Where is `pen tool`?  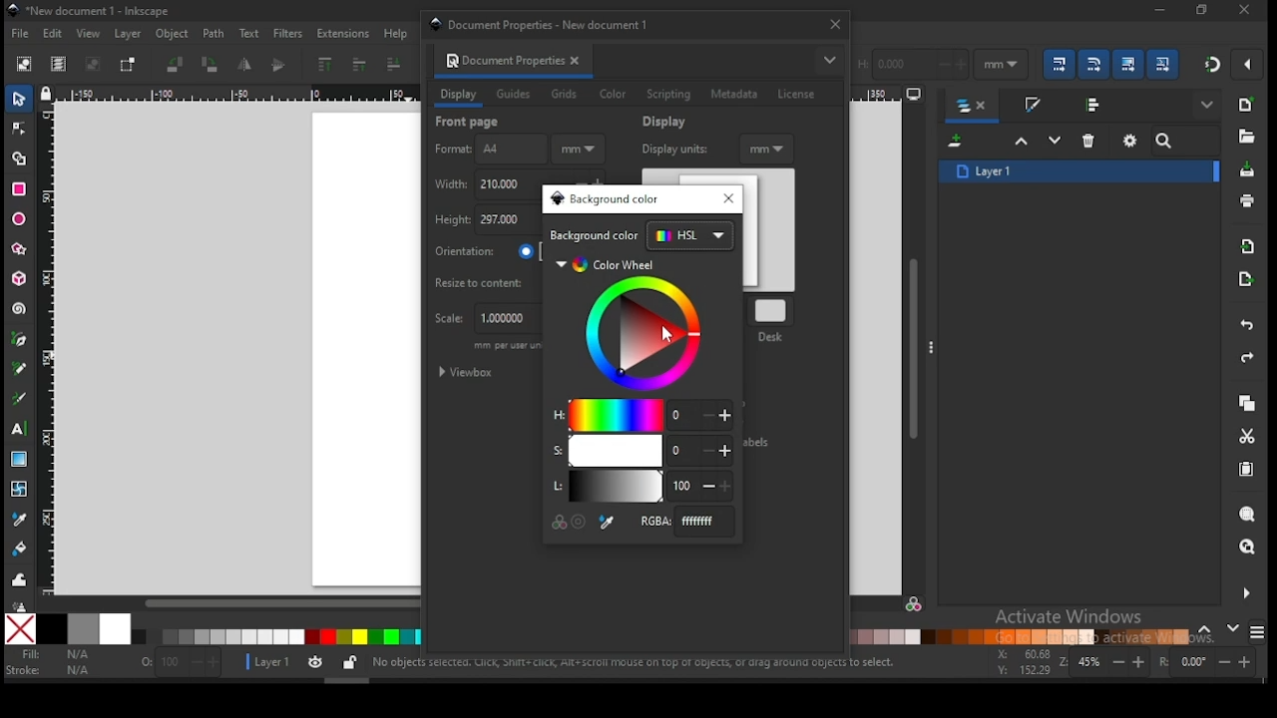
pen tool is located at coordinates (20, 340).